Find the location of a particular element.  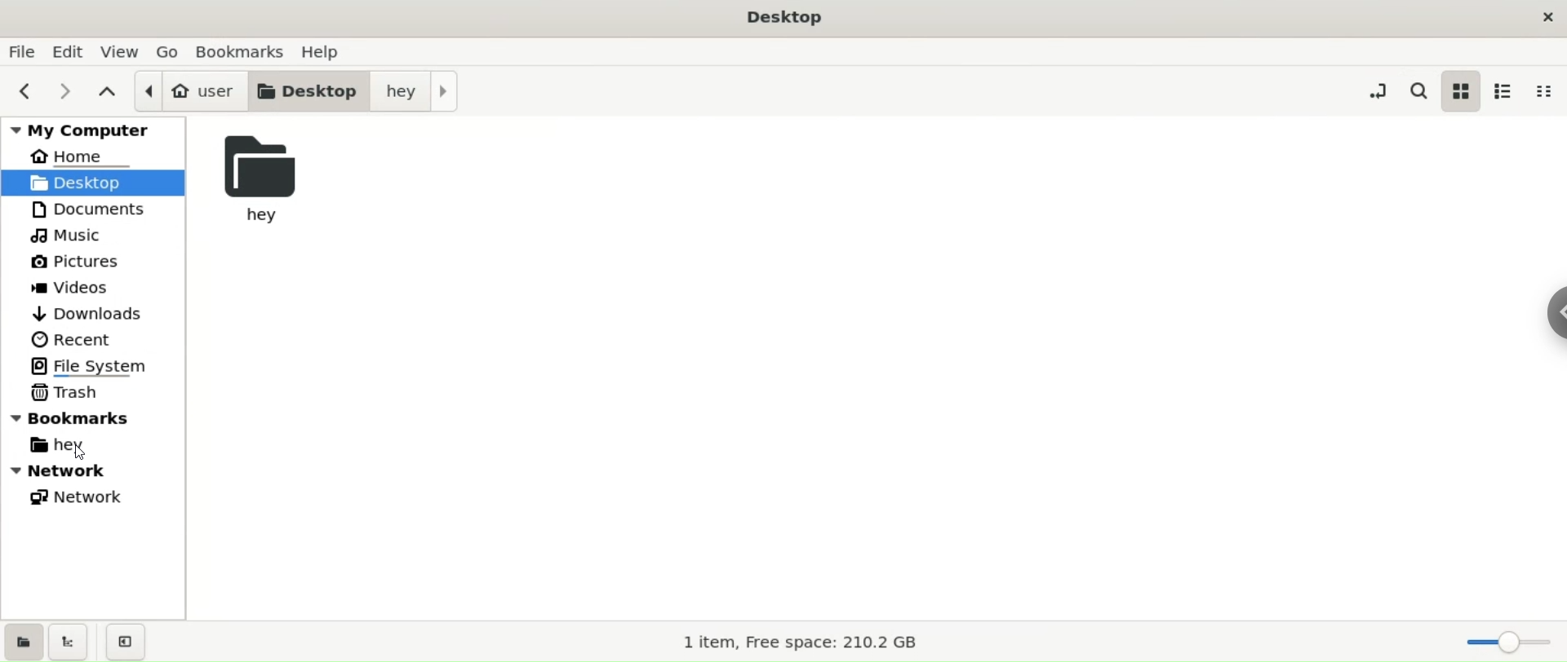

compact view is located at coordinates (1547, 93).